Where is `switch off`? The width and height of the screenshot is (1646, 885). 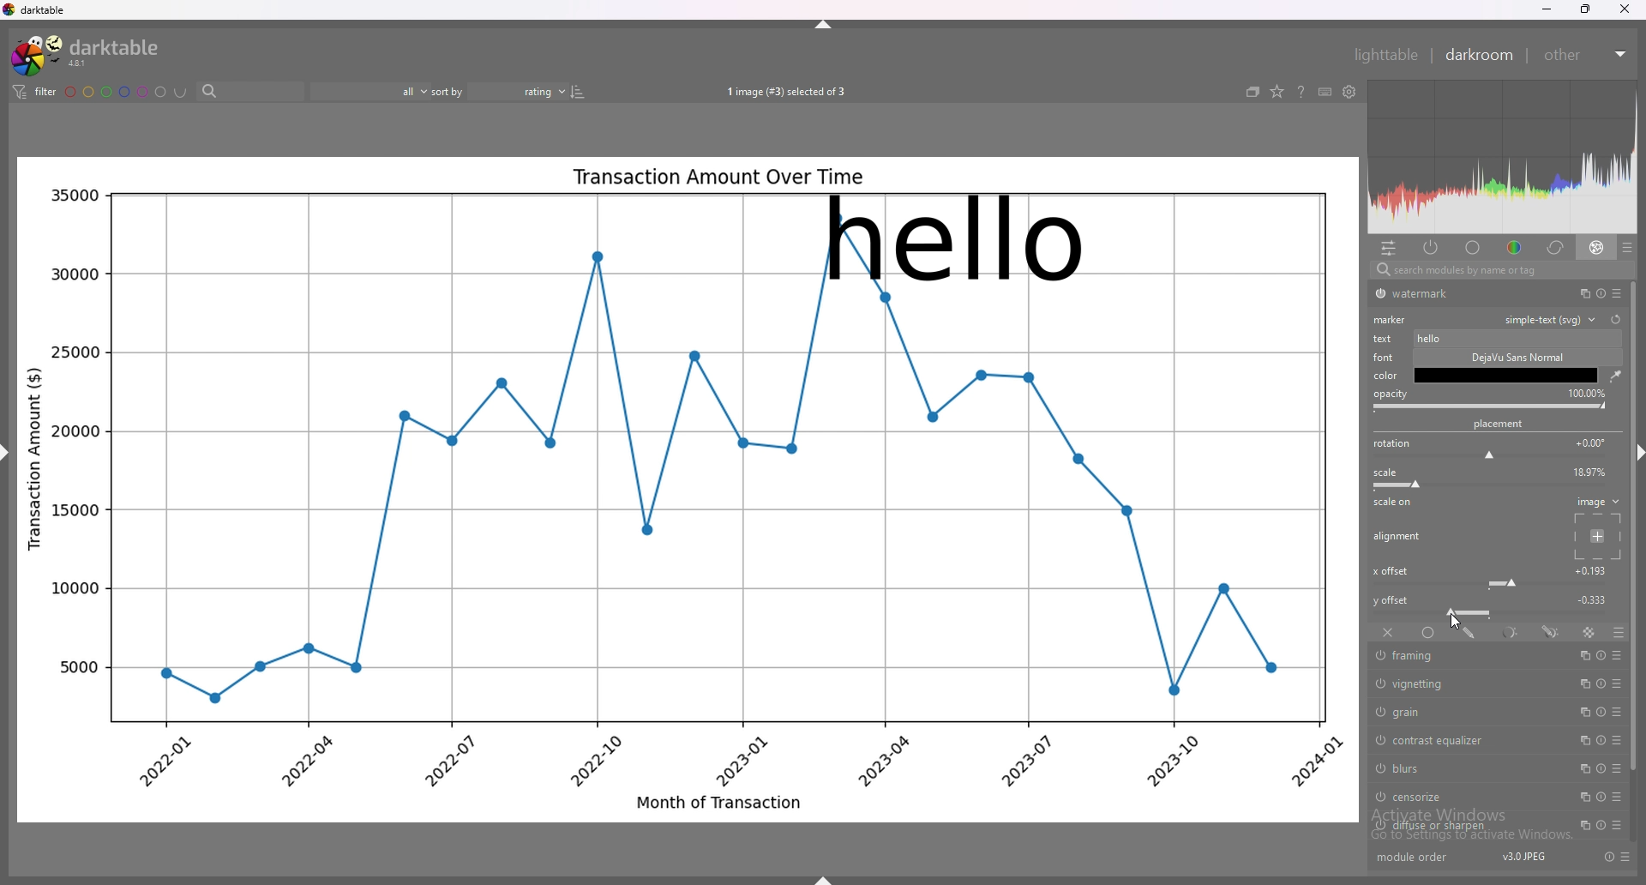 switch off is located at coordinates (1379, 657).